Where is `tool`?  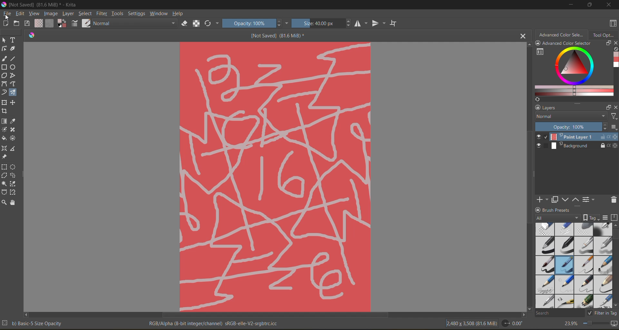
tool is located at coordinates (13, 92).